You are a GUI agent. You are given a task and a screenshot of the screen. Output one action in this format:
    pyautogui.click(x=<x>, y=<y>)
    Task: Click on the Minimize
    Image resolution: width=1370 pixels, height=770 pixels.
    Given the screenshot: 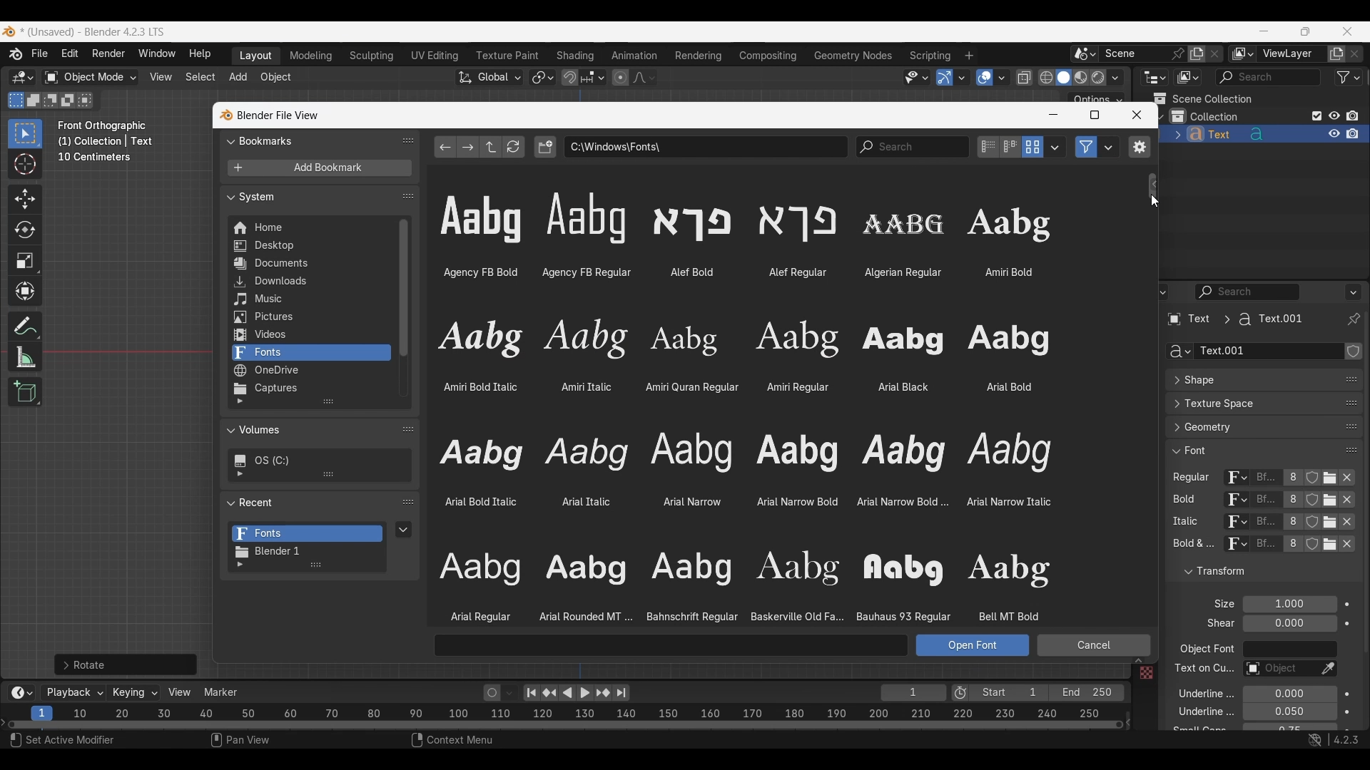 What is the action you would take?
    pyautogui.click(x=1264, y=31)
    